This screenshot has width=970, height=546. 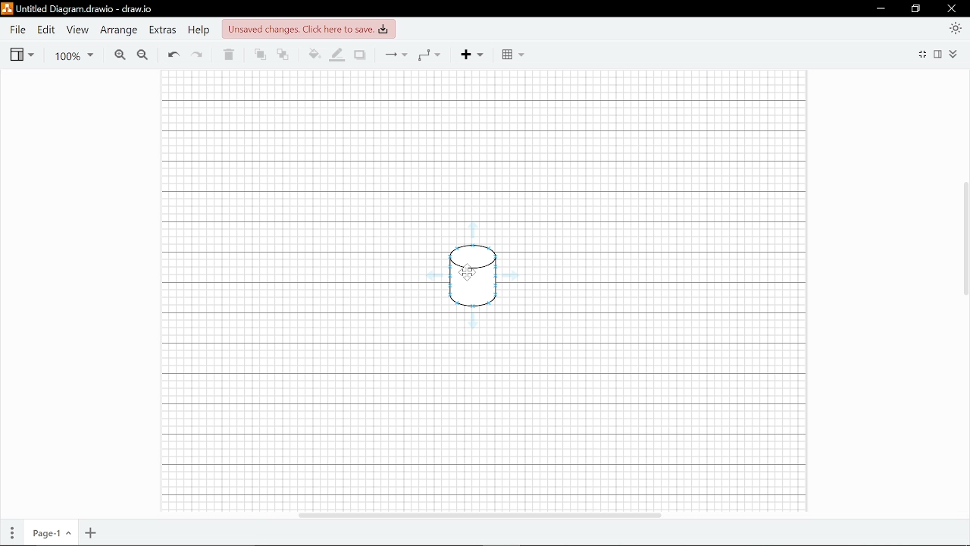 What do you see at coordinates (73, 55) in the screenshot?
I see `Zoom` at bounding box center [73, 55].